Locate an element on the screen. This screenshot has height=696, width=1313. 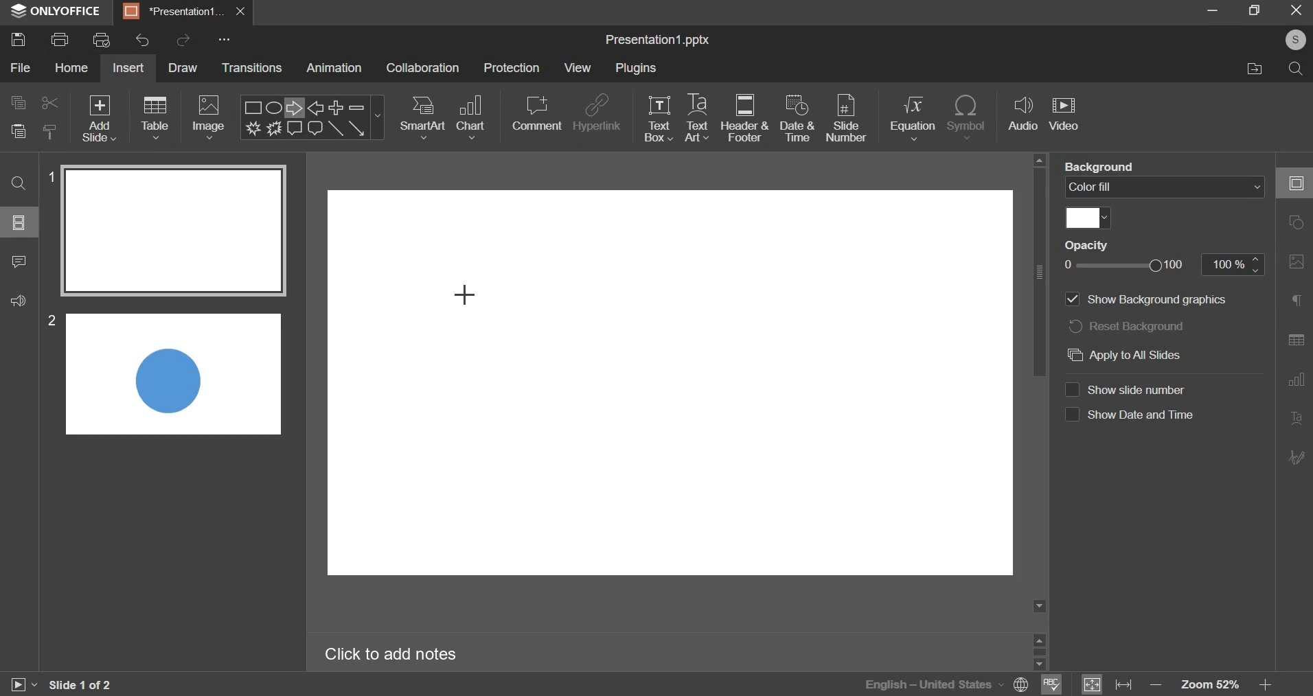
cut is located at coordinates (51, 102).